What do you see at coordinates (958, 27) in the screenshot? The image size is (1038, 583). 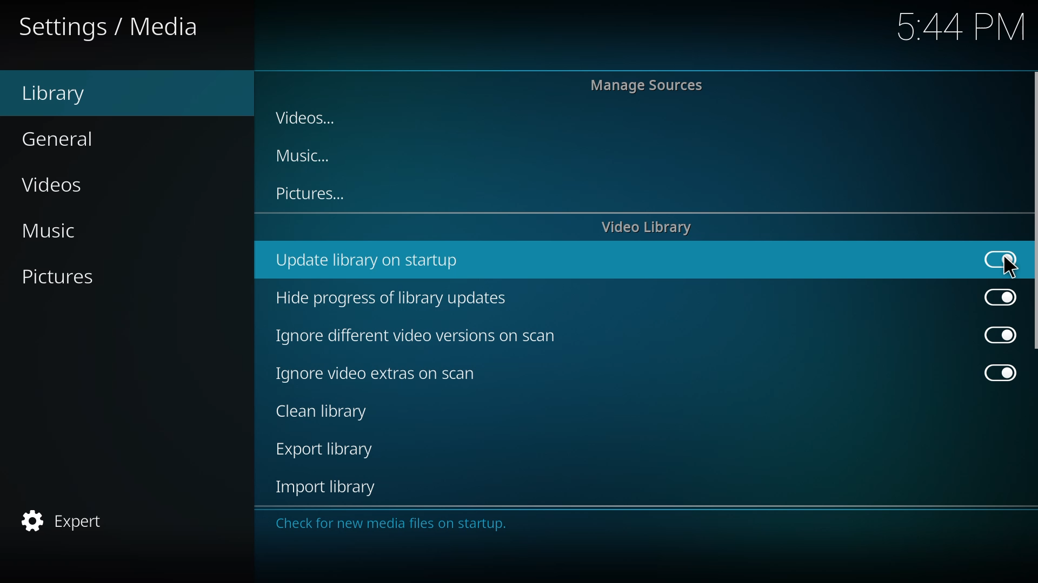 I see `544 PM` at bounding box center [958, 27].